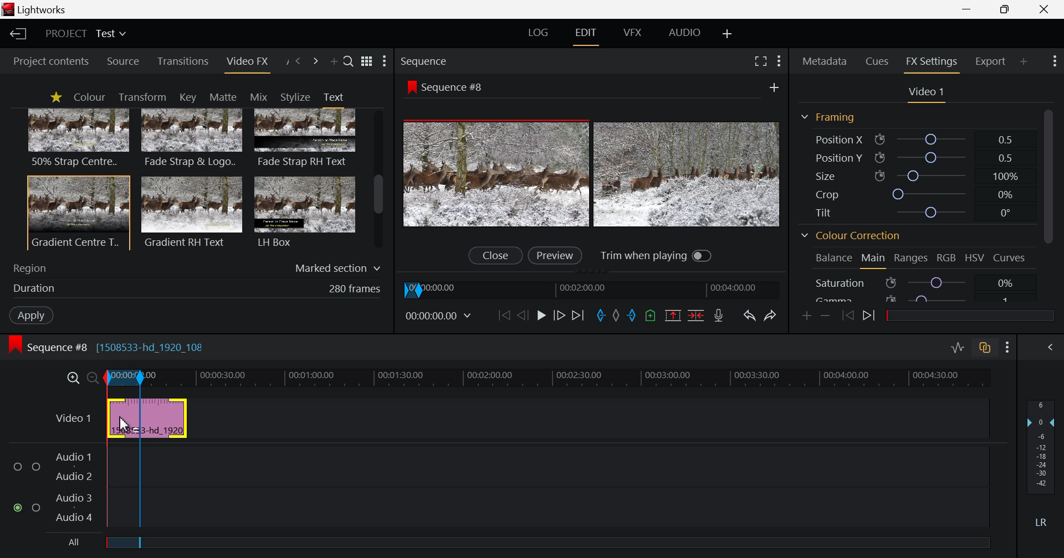 This screenshot has width=1064, height=558. What do you see at coordinates (503, 317) in the screenshot?
I see `To start` at bounding box center [503, 317].